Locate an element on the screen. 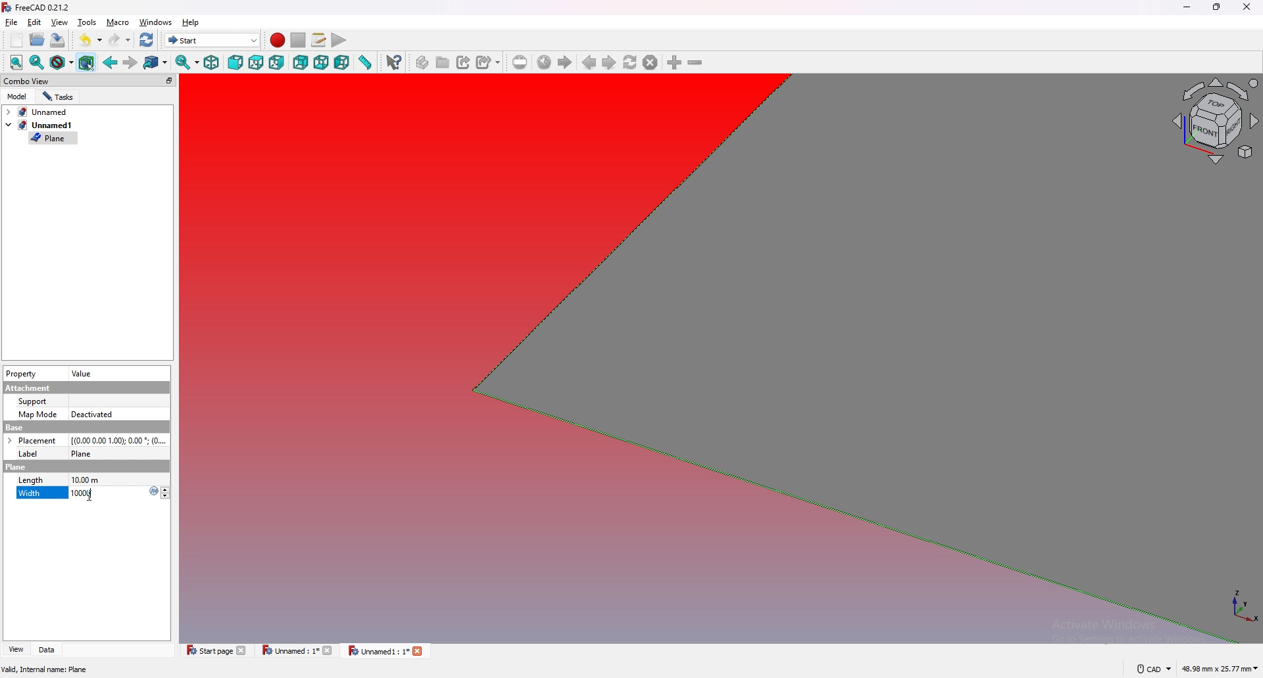  help is located at coordinates (191, 22).